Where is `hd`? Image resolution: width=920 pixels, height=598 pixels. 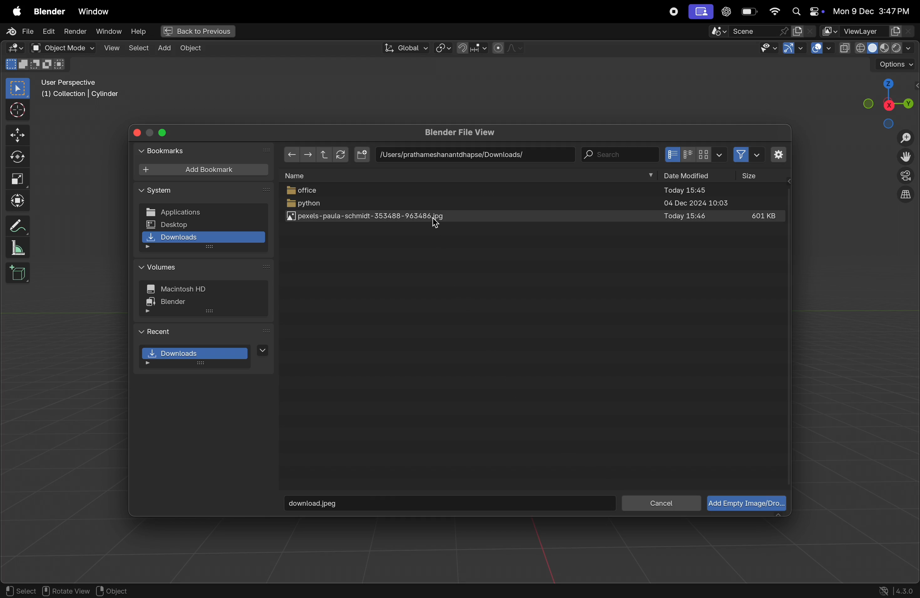
hd is located at coordinates (181, 289).